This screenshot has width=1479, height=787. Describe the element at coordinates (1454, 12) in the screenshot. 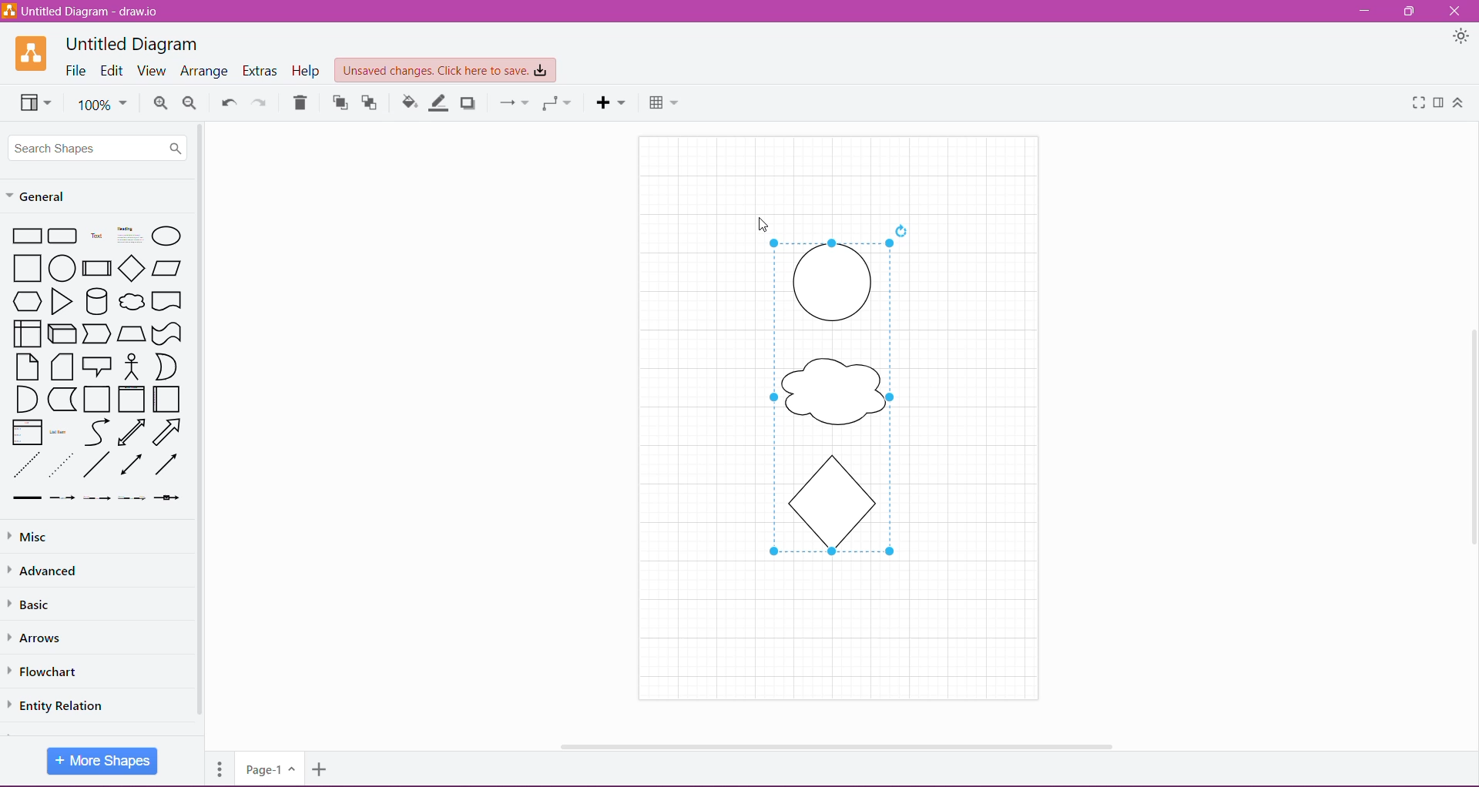

I see `Close` at that location.